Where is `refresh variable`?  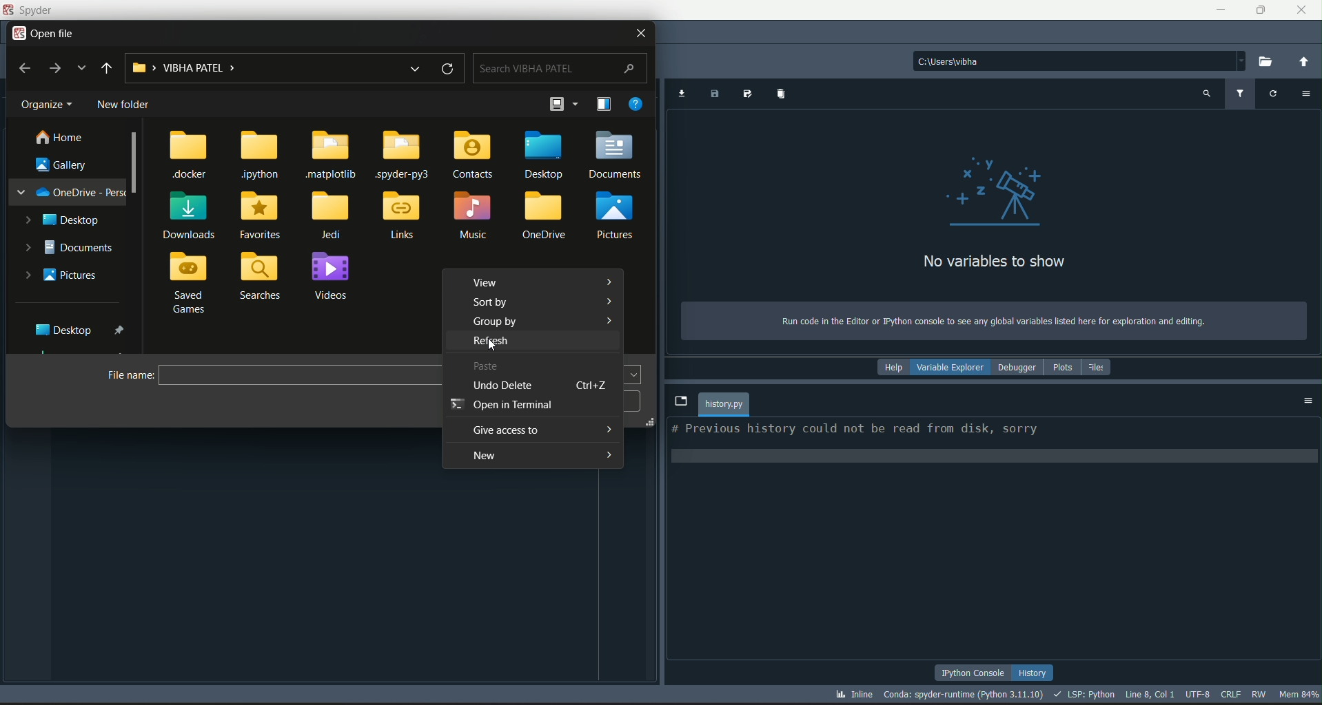
refresh variable is located at coordinates (1273, 95).